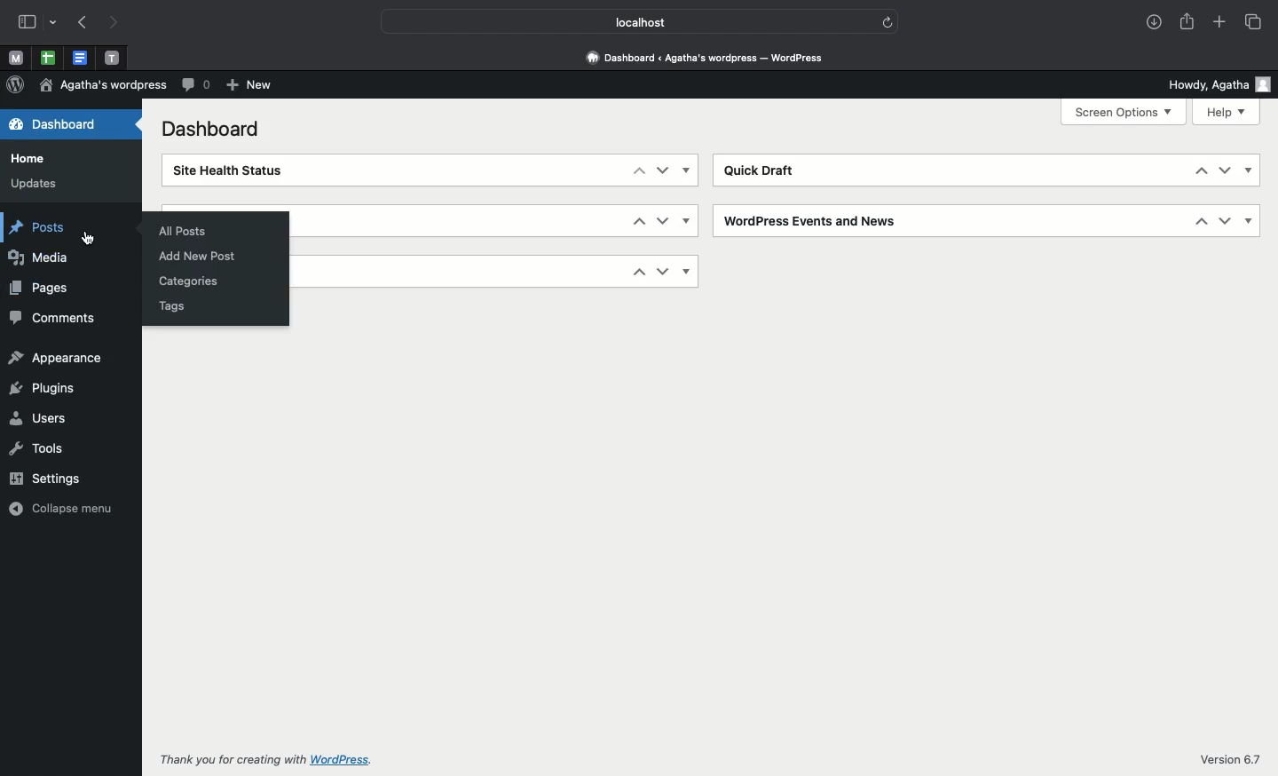 The height and width of the screenshot is (776, 1278). What do you see at coordinates (1227, 112) in the screenshot?
I see `Help` at bounding box center [1227, 112].